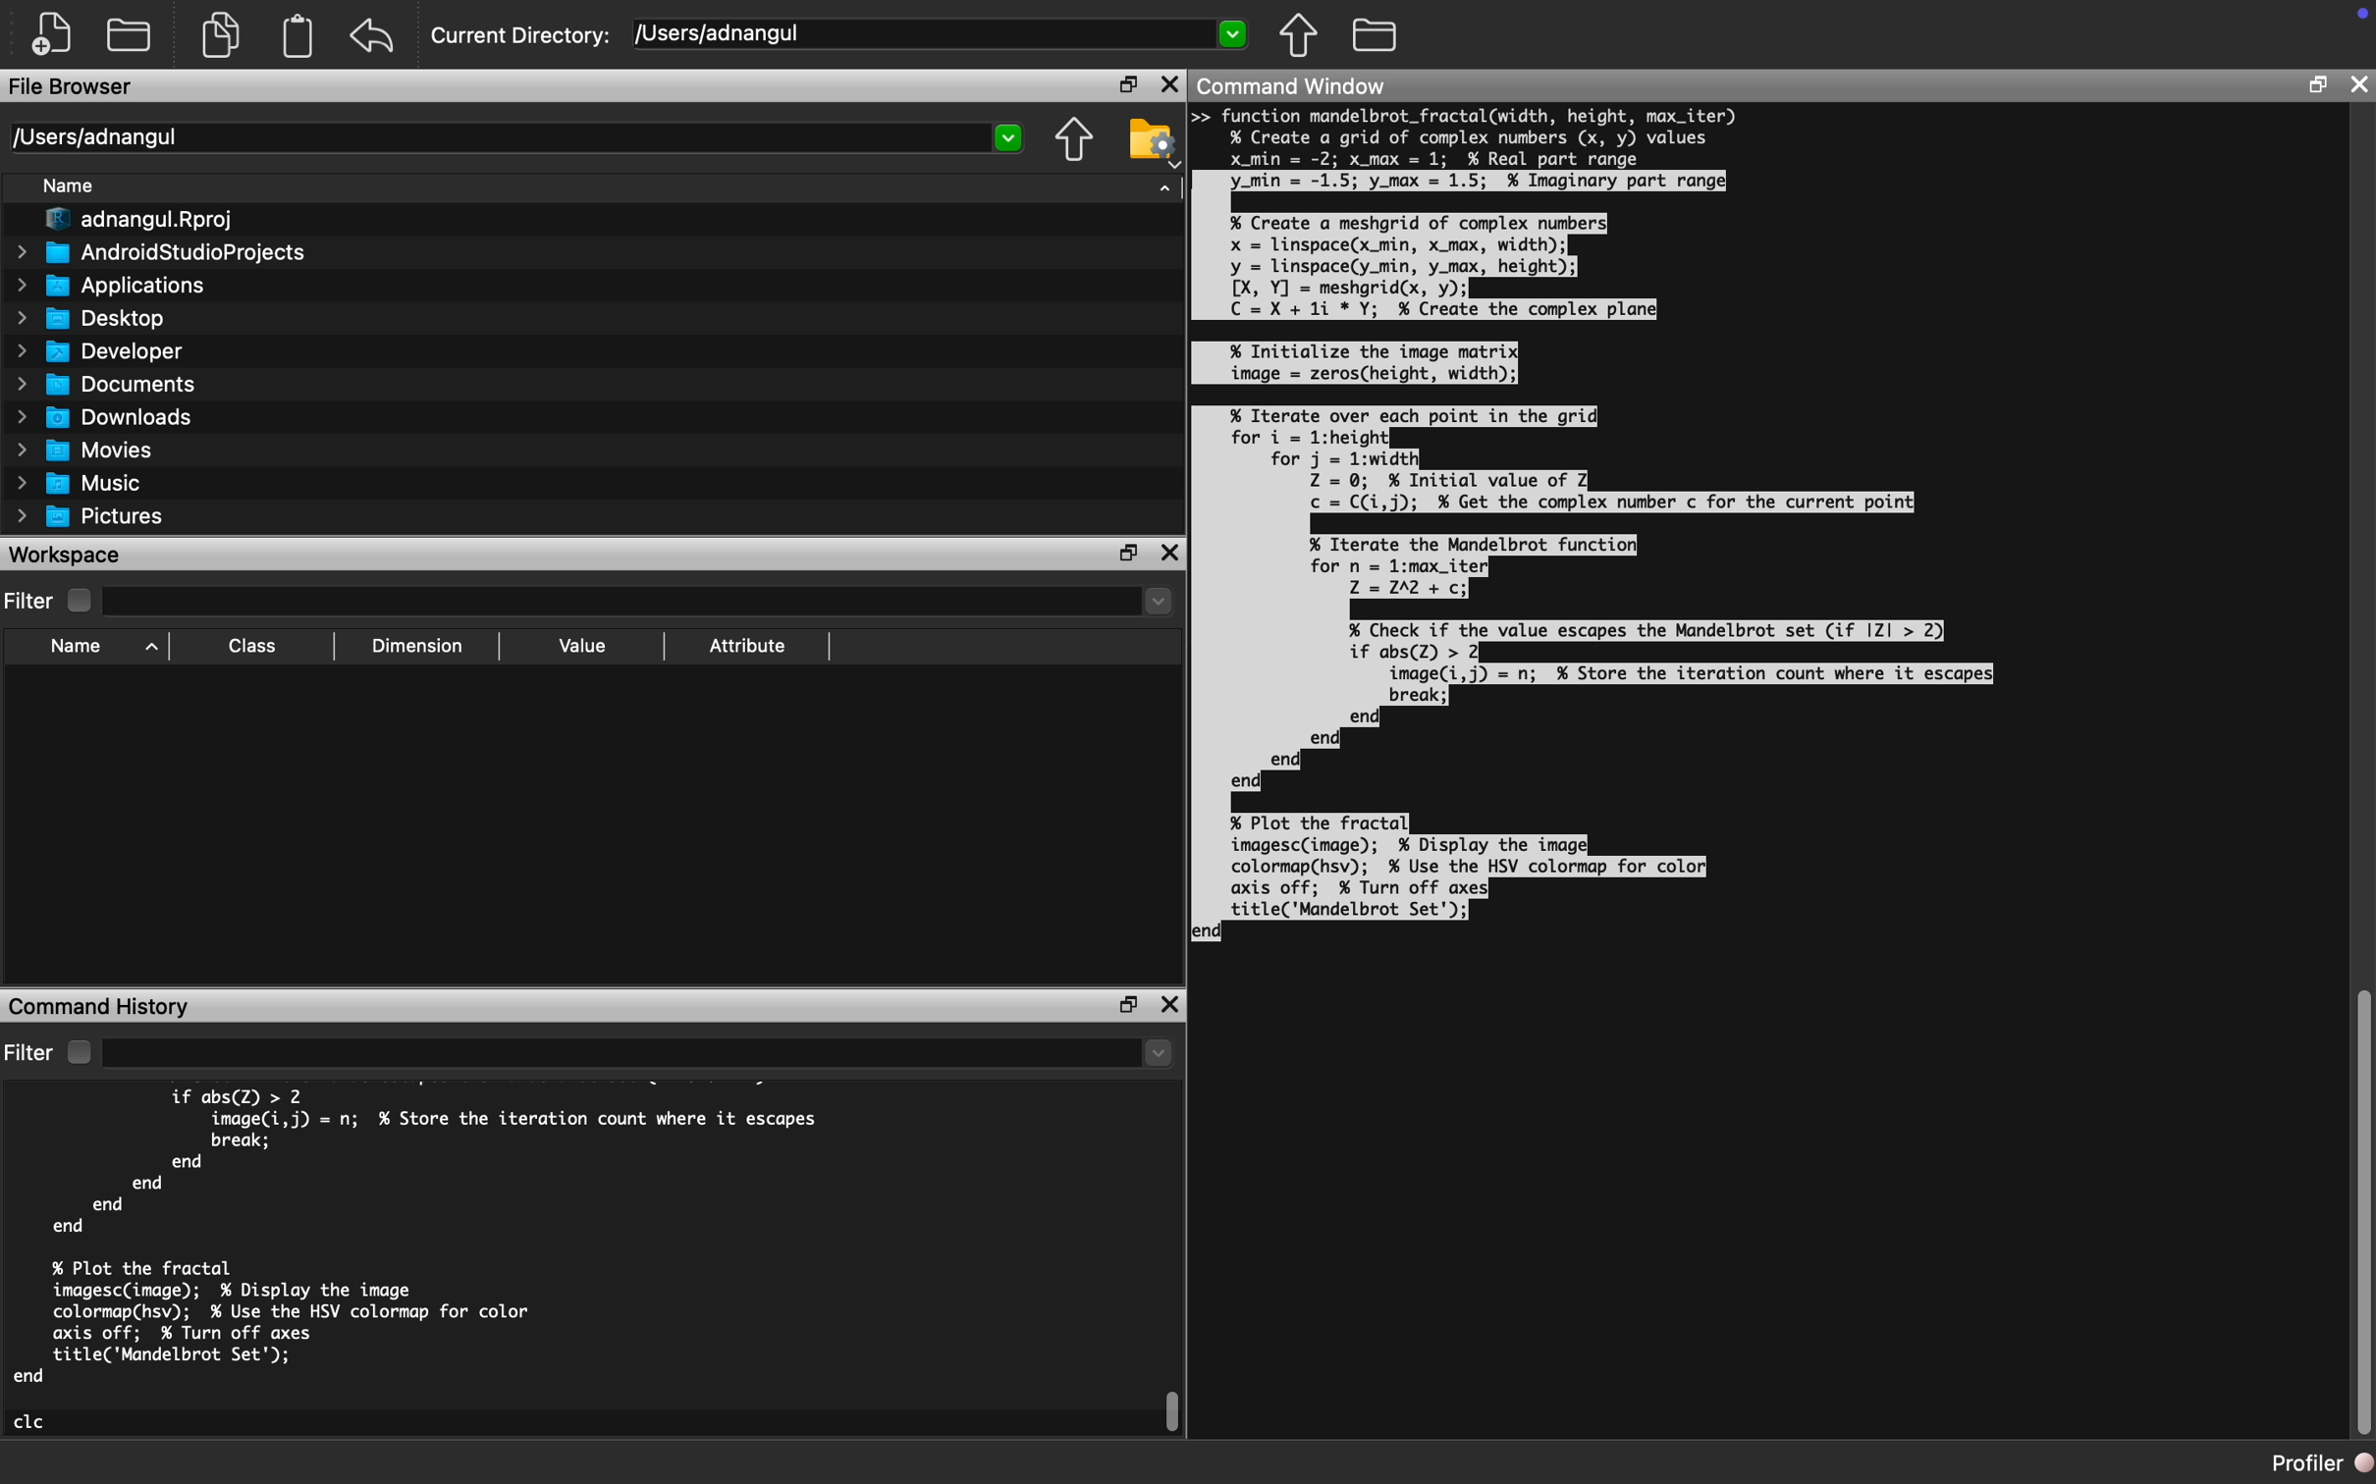 This screenshot has height=1484, width=2376. I want to click on % Iterate over each point in the gridfor i = 1:height]for j = 1:width|Z = 0; % Initial value of Zc = C(i,j); % Get the complex number c for the current point]% Iterate the Mandelbrot function)for n = 1:max_iterZ=12A +c;% Check if the value escapes the Mandelbrot set (if Z| > 2)if abs(Z) > 2|image(i,j) = n; % Store the iteration count where it escapes break;end end end end, so click(1612, 605).